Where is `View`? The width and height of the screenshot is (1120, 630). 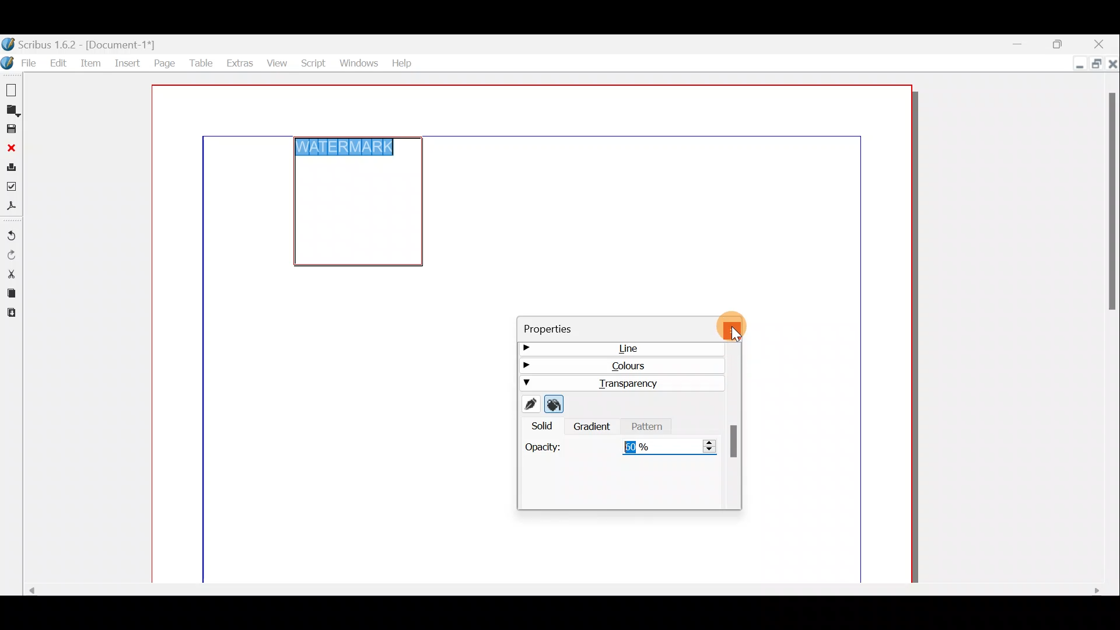 View is located at coordinates (277, 62).